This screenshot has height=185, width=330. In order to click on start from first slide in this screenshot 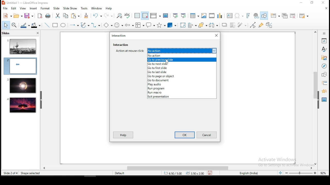, I will do `click(175, 16)`.